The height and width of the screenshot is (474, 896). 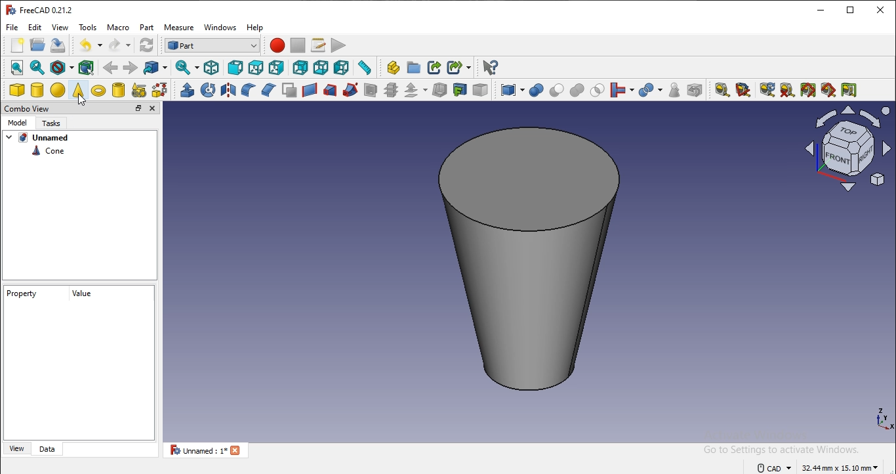 What do you see at coordinates (483, 90) in the screenshot?
I see `color per face` at bounding box center [483, 90].